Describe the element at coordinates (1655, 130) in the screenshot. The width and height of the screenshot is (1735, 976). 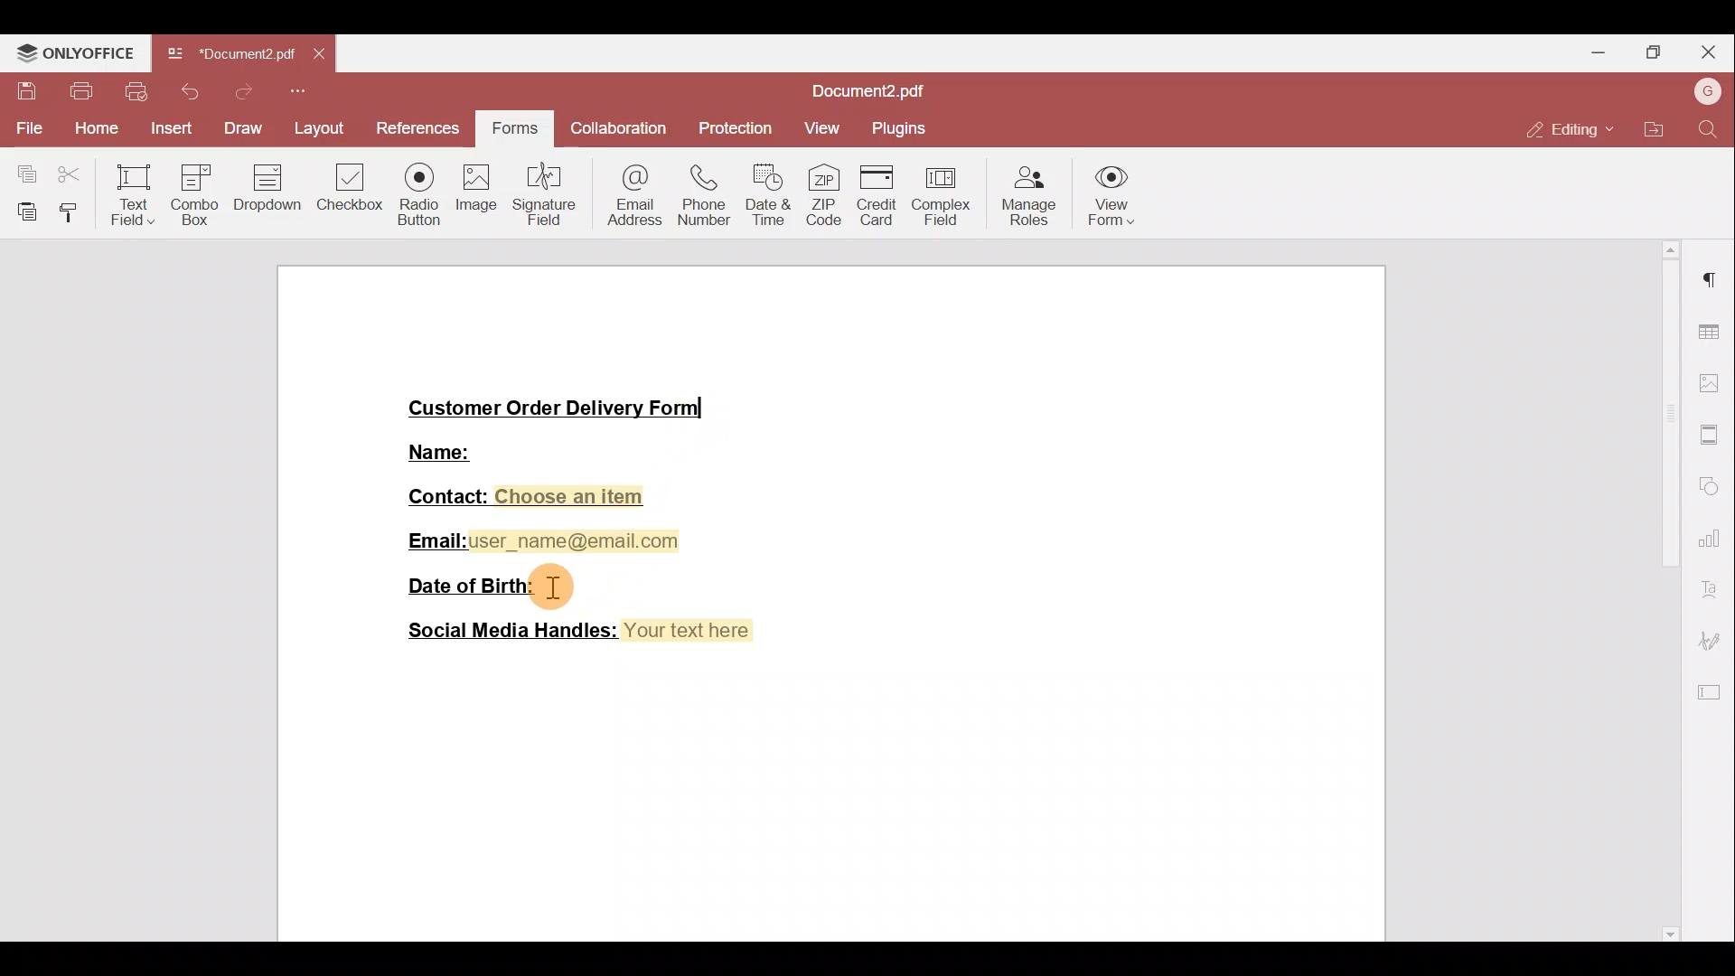
I see `Open file location` at that location.